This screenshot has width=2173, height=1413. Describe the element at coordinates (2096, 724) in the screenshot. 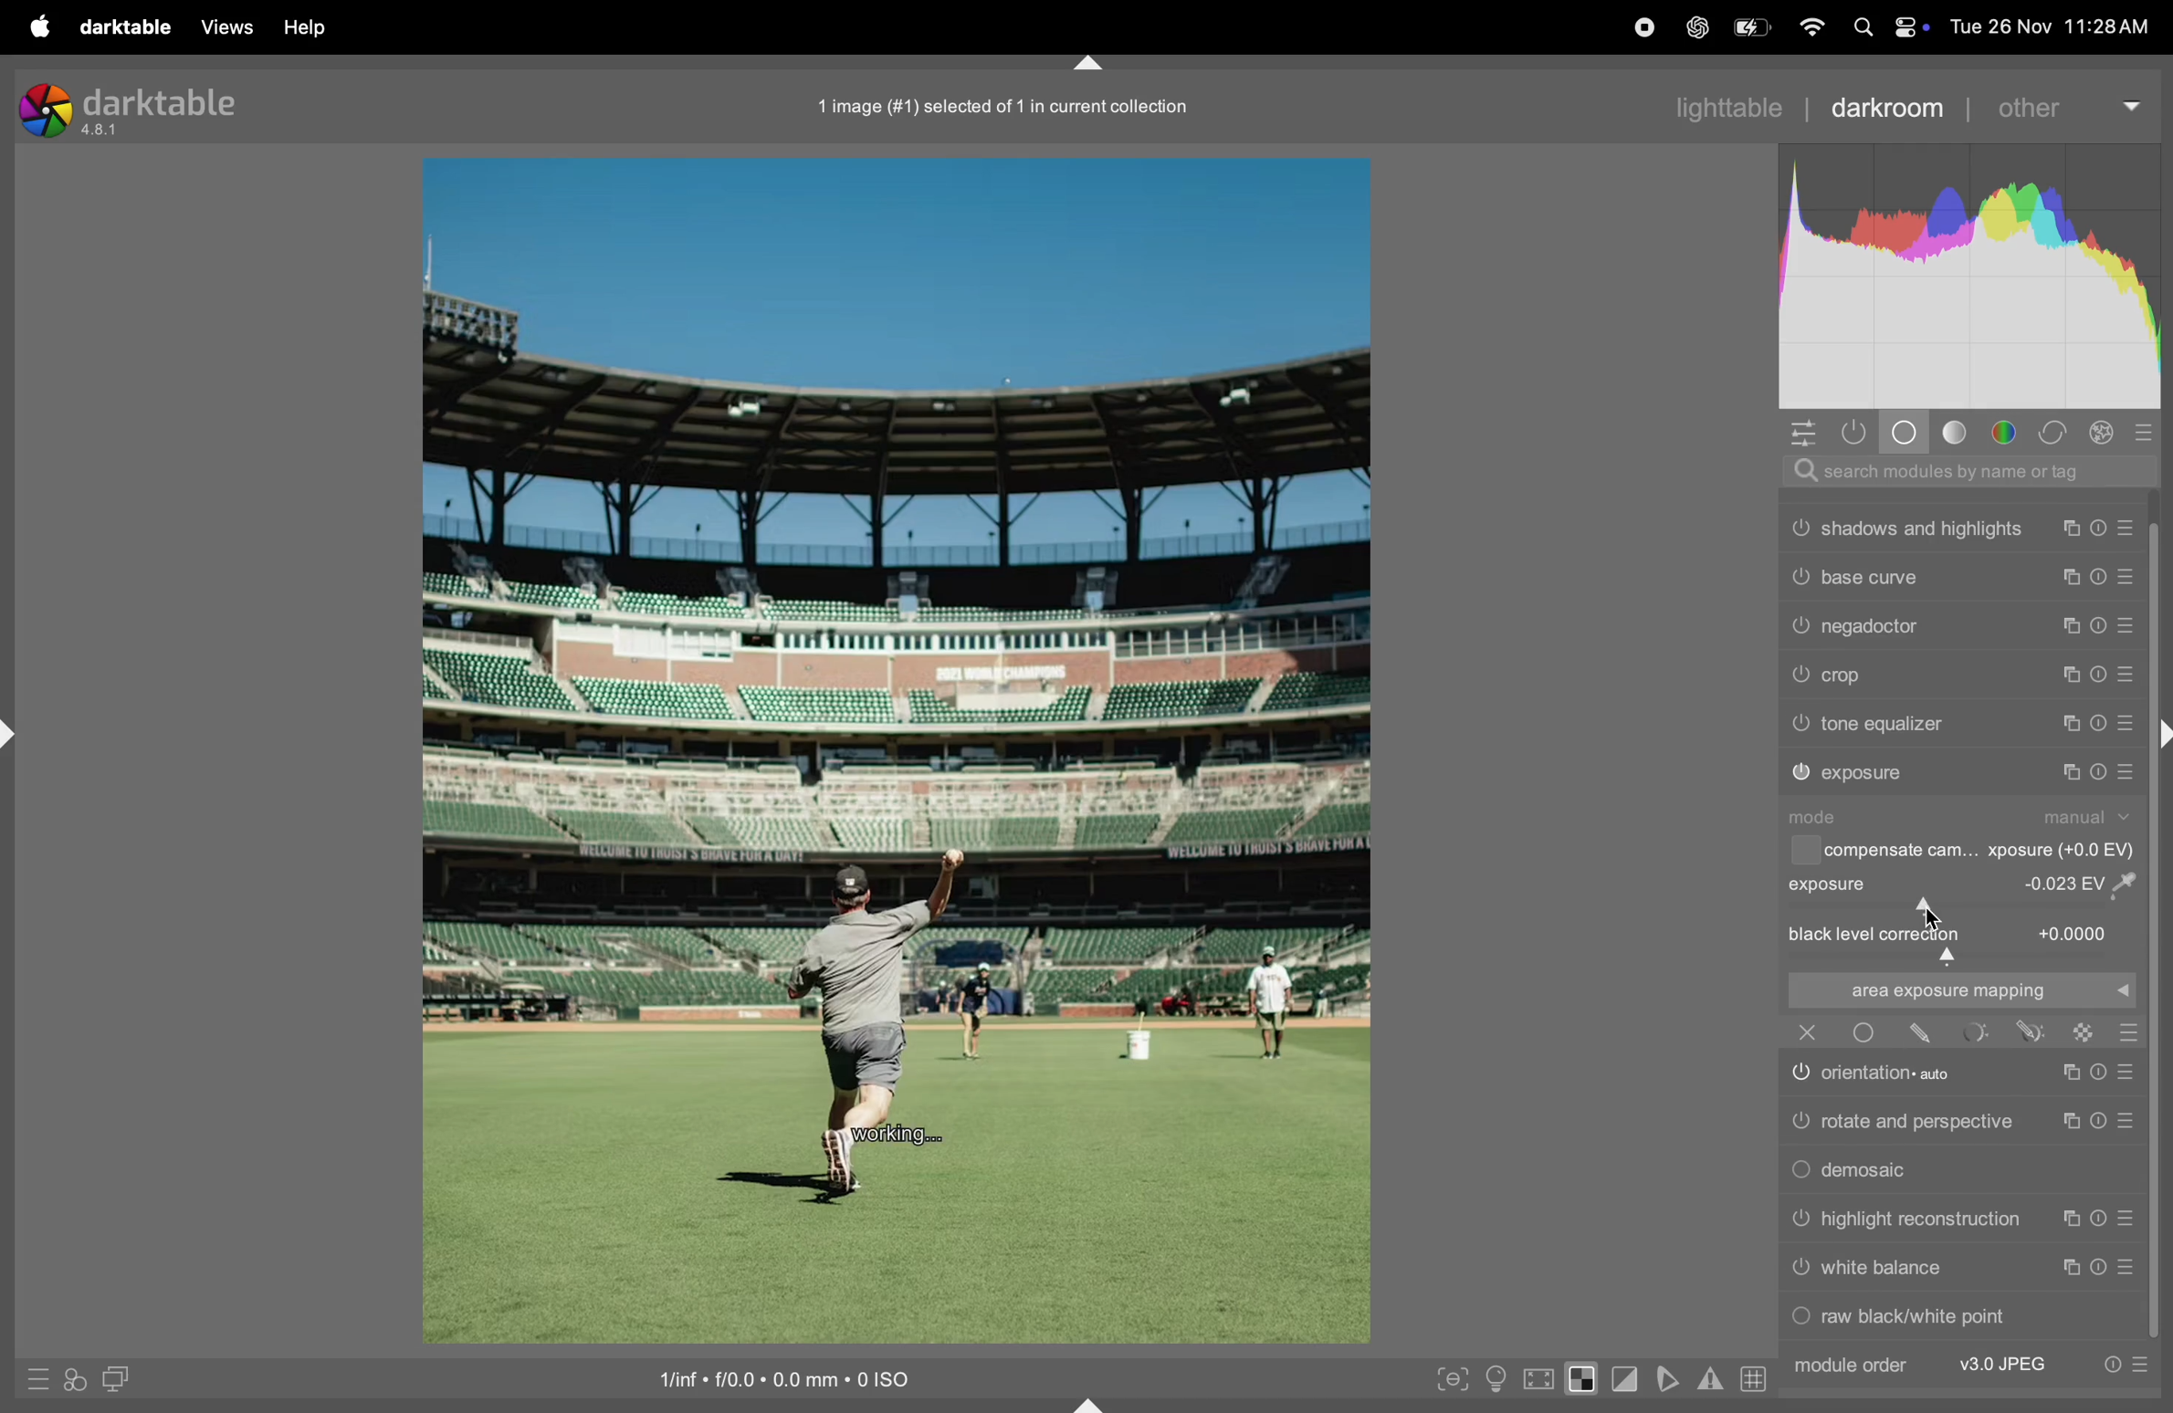

I see `reset presets` at that location.